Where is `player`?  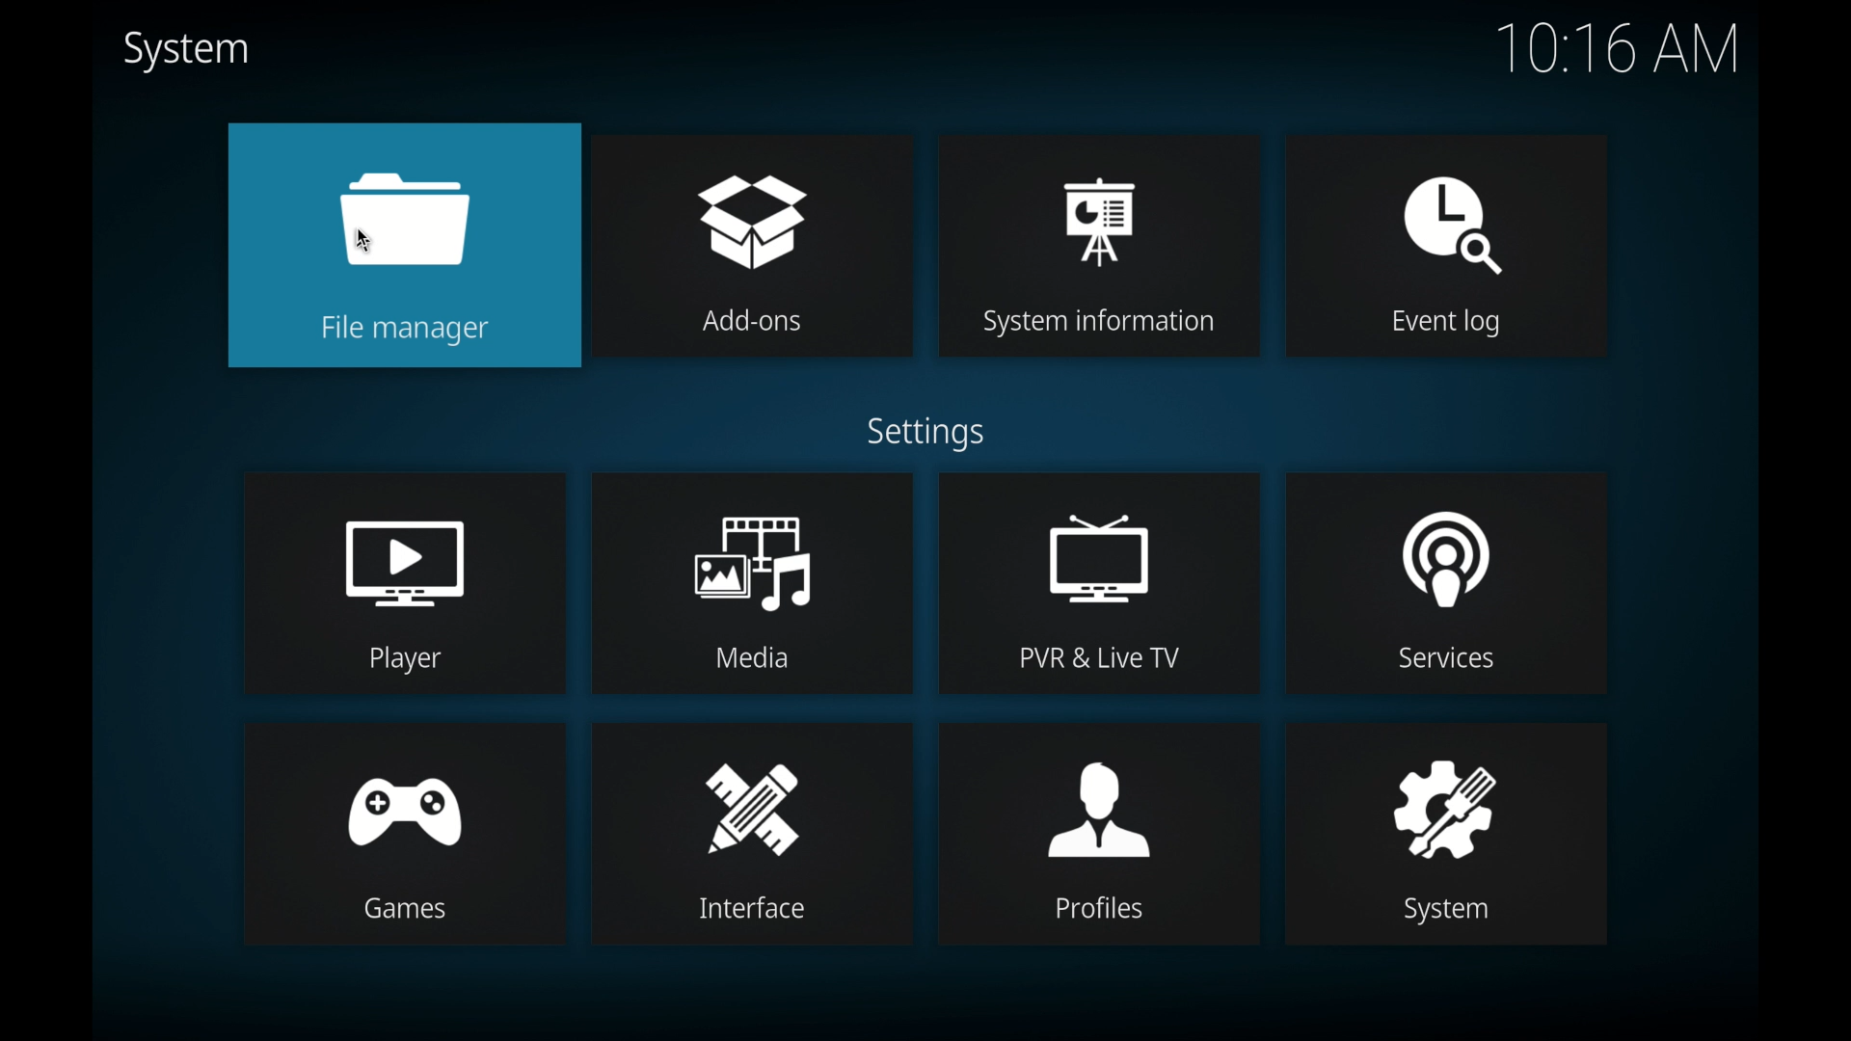 player is located at coordinates (404, 582).